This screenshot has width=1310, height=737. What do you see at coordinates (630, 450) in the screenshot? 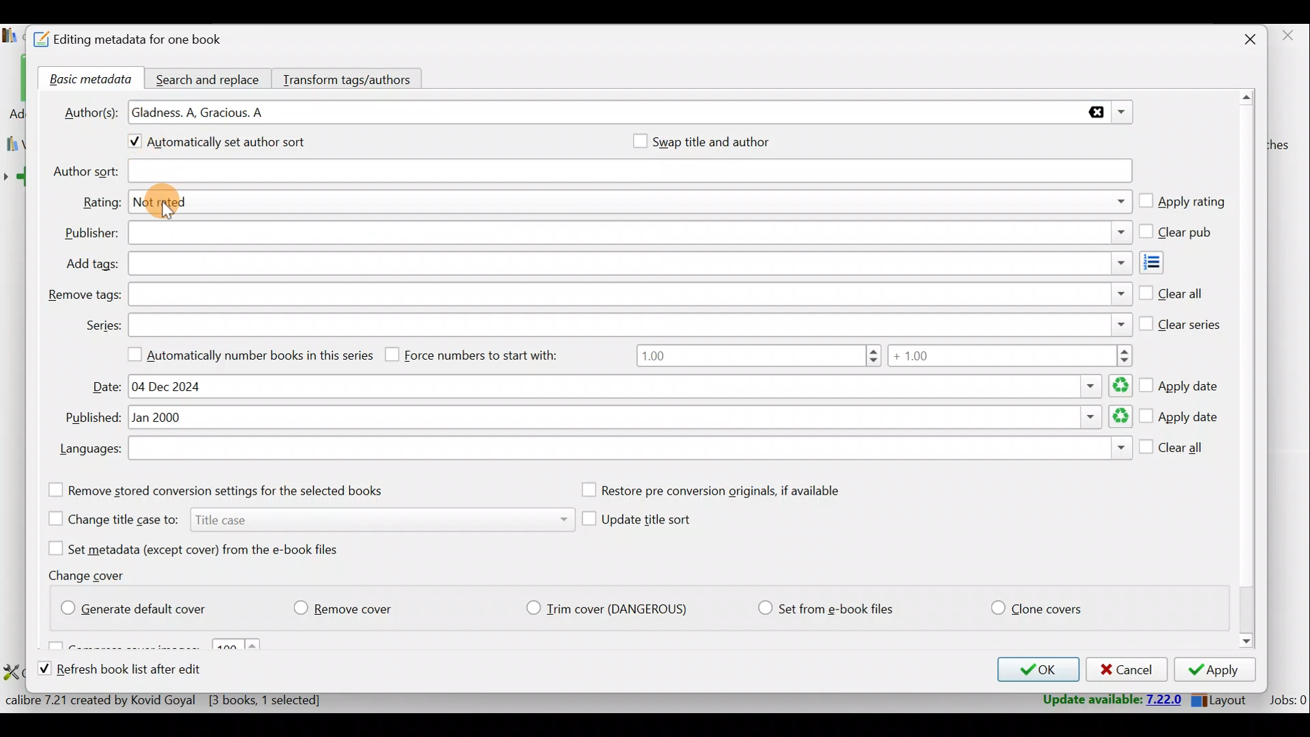
I see `Languages` at bounding box center [630, 450].